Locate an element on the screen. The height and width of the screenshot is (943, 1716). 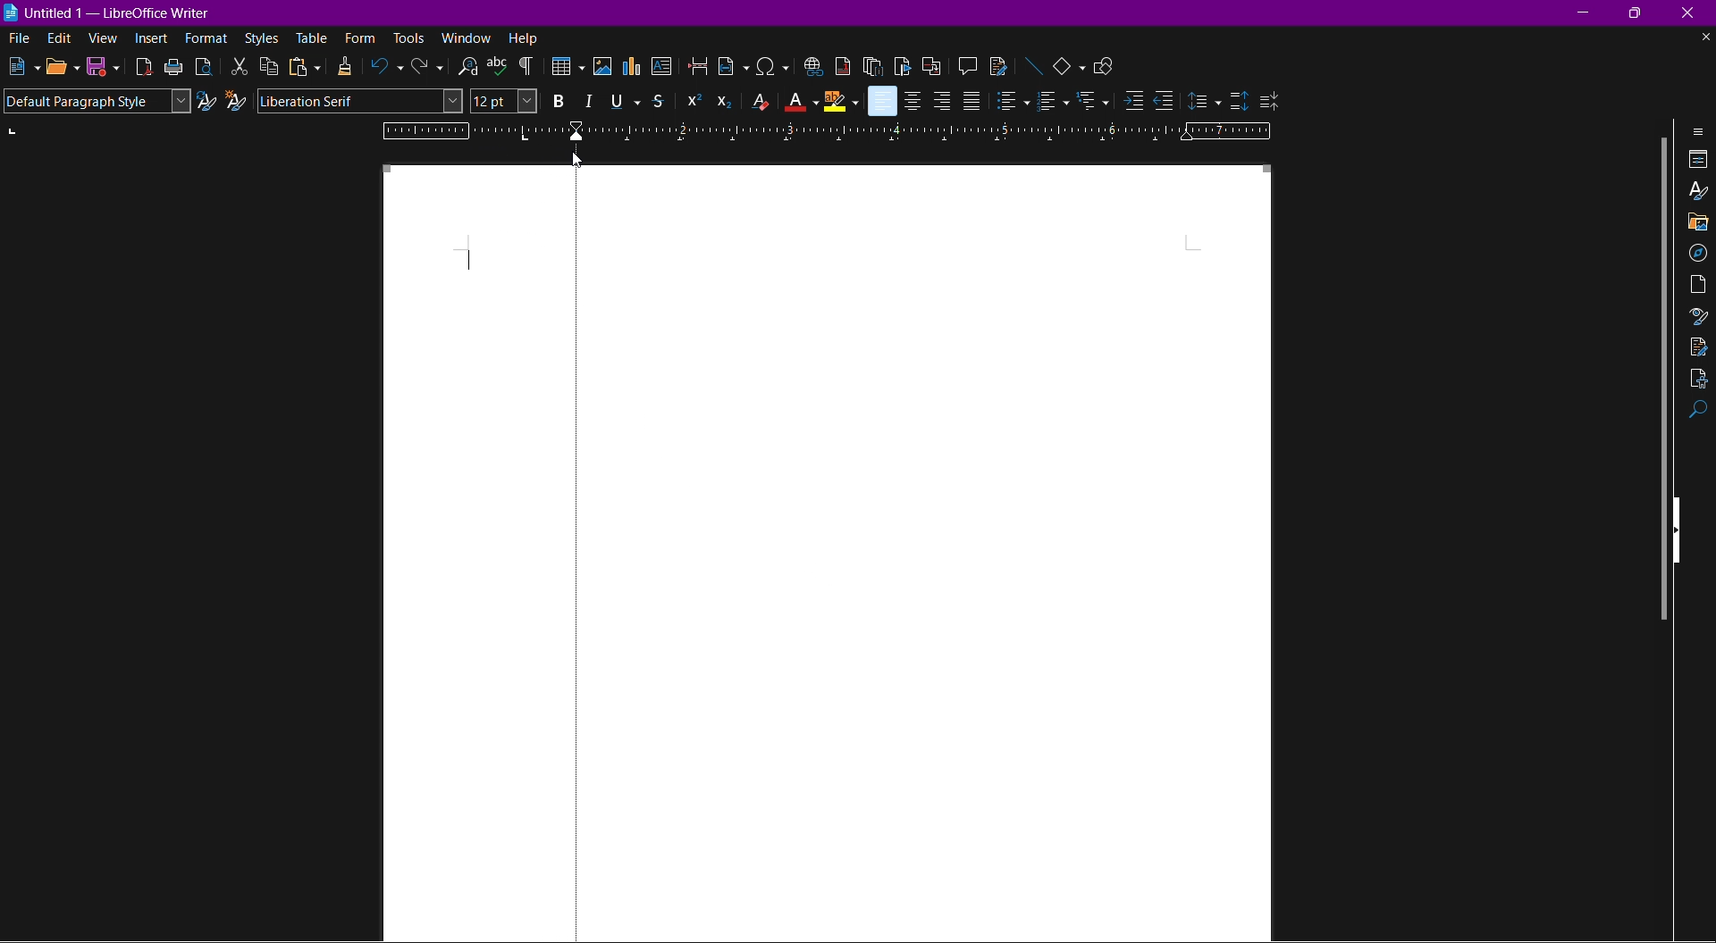
Scrollbar is located at coordinates (1656, 381).